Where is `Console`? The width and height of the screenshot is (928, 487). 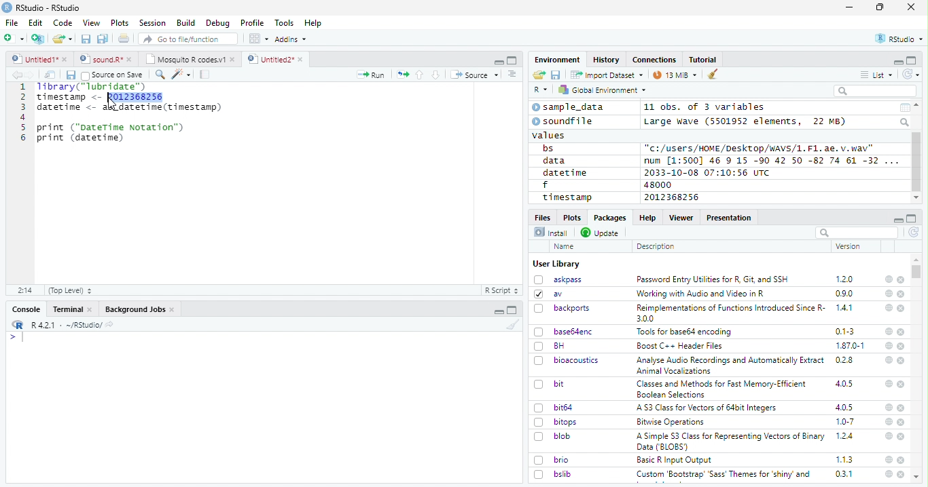
Console is located at coordinates (26, 309).